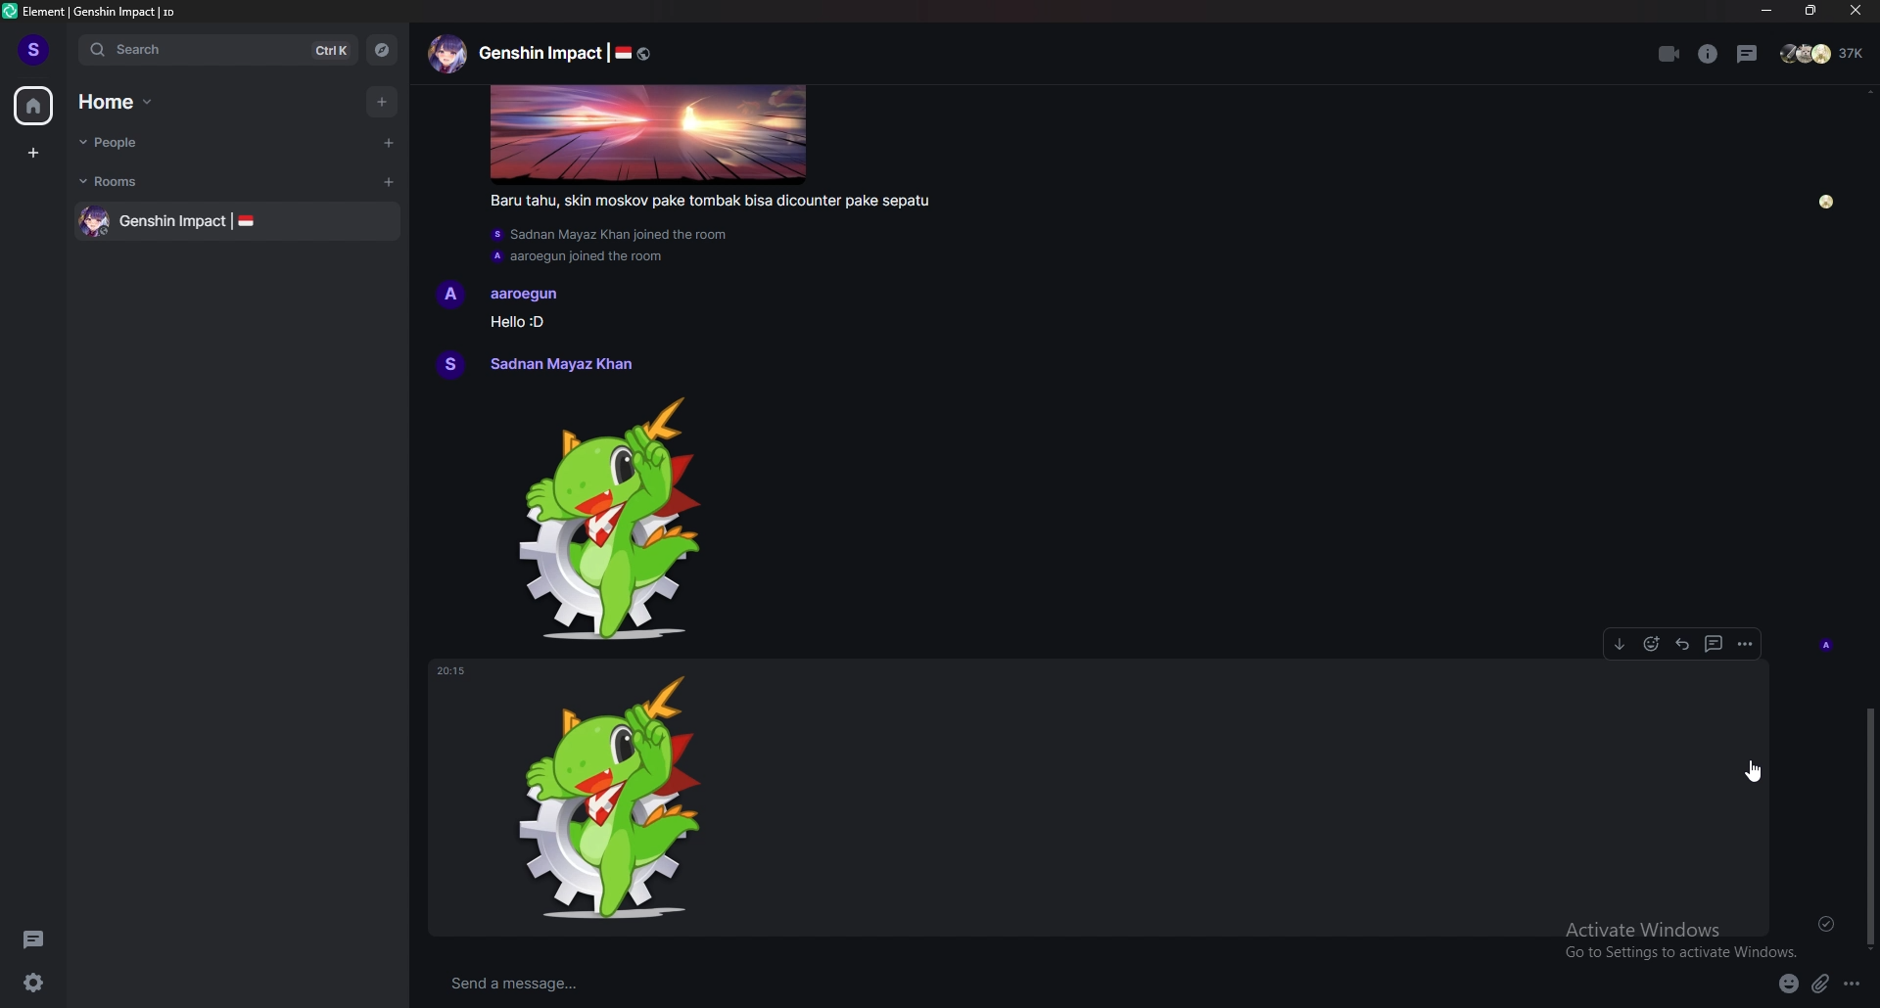  Describe the element at coordinates (446, 54) in the screenshot. I see `Profile picture of group` at that location.